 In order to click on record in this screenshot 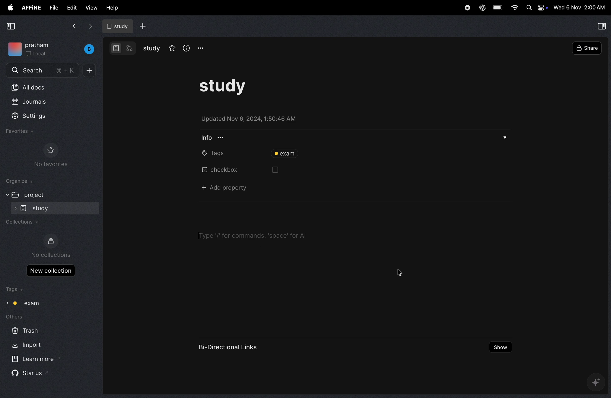, I will do `click(466, 8)`.